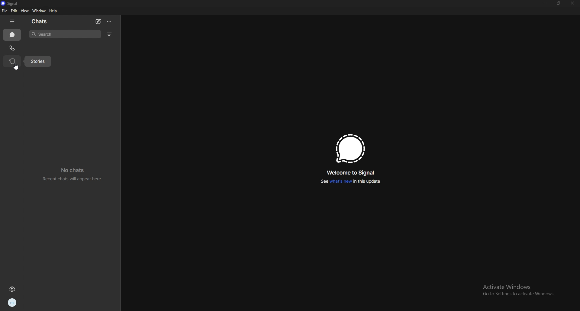 The width and height of the screenshot is (580, 311). I want to click on options, so click(110, 22).